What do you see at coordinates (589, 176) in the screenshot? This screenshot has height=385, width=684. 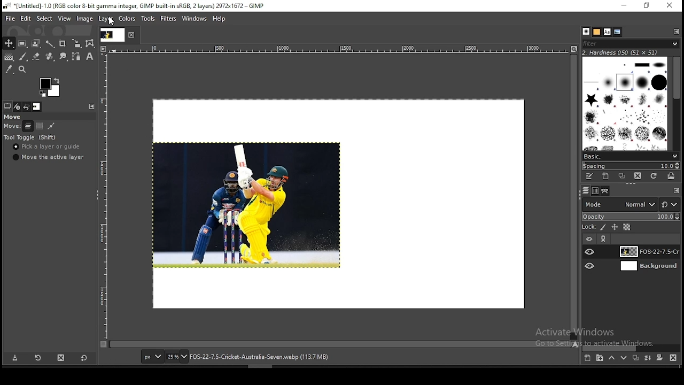 I see `edit this brush` at bounding box center [589, 176].